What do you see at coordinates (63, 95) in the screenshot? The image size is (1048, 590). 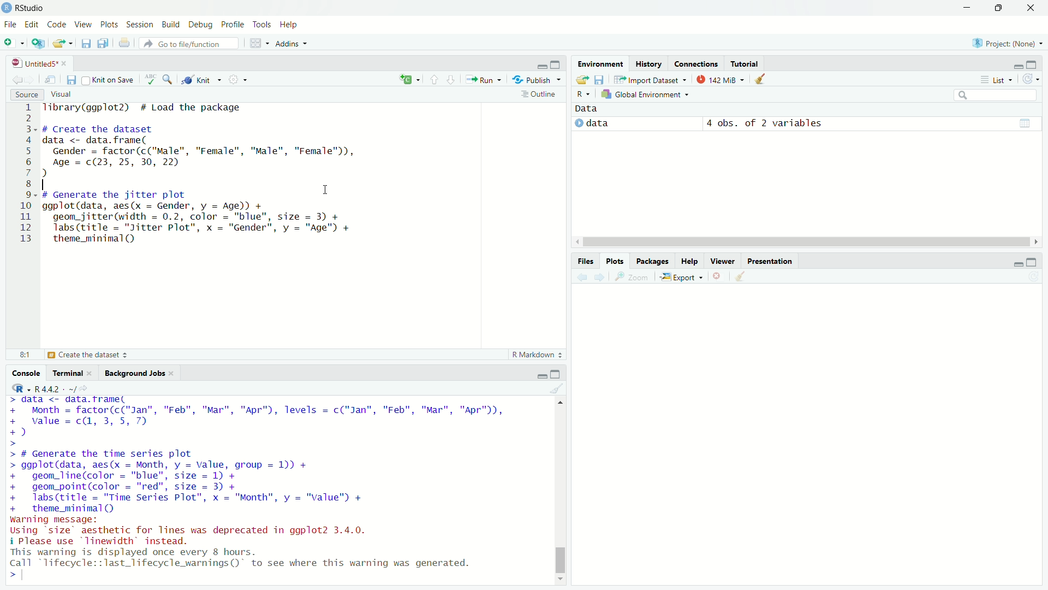 I see `visual` at bounding box center [63, 95].